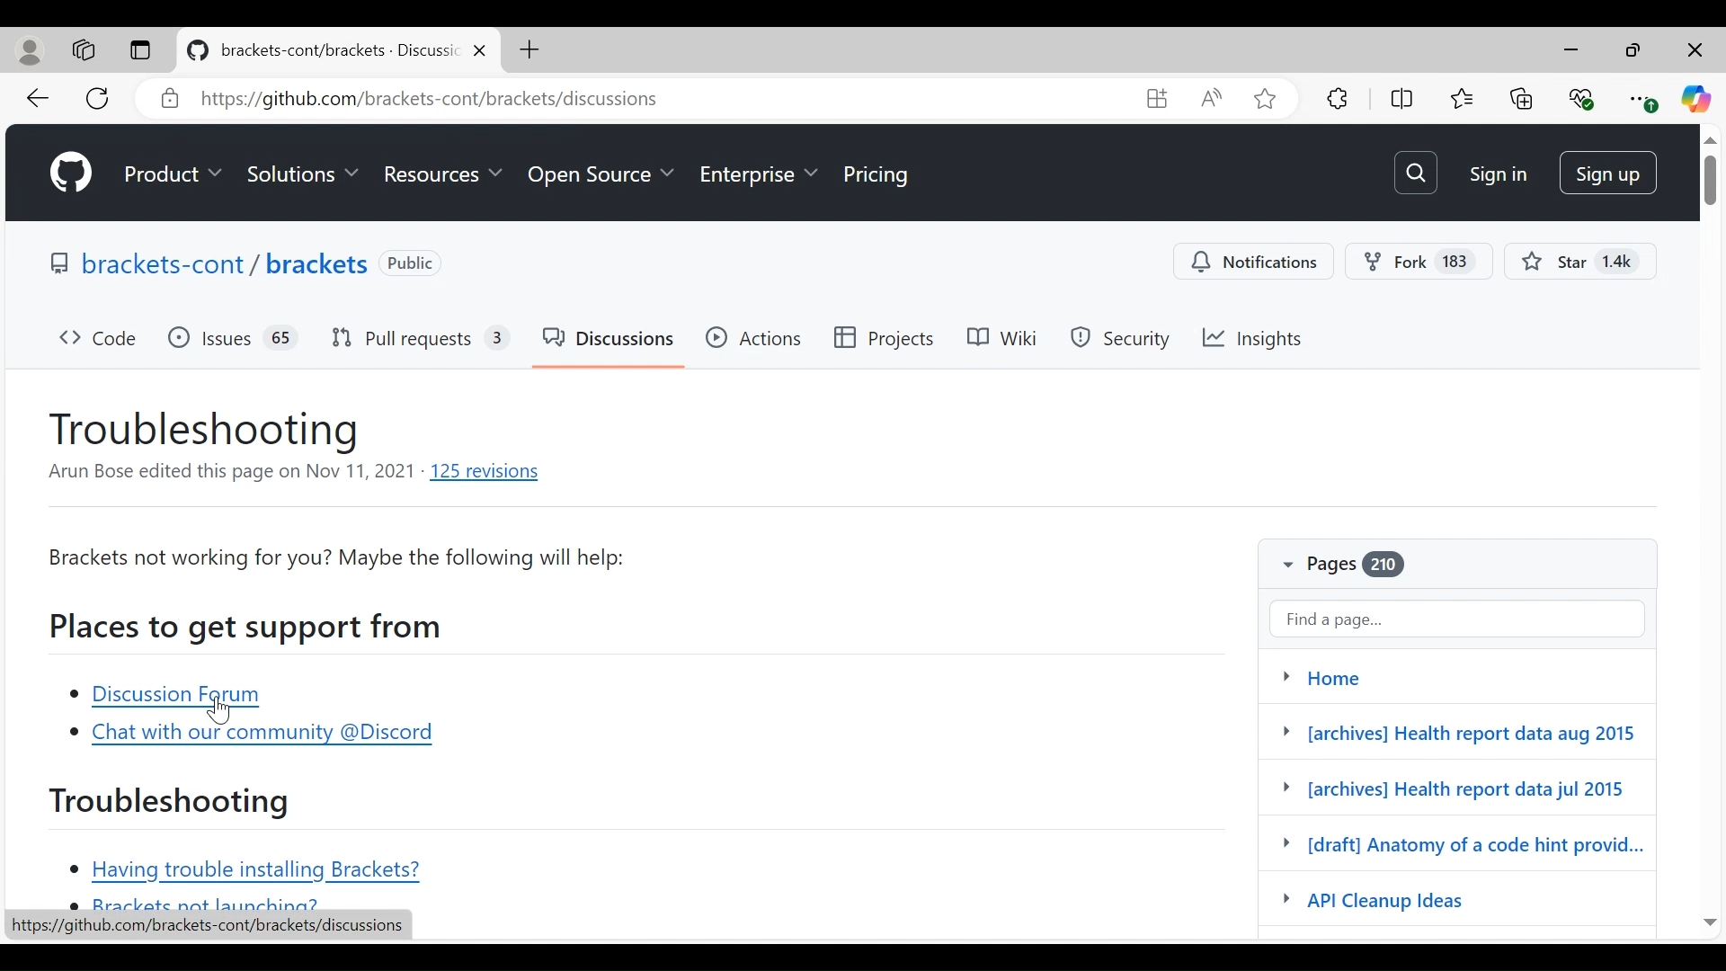 Image resolution: width=1726 pixels, height=971 pixels. I want to click on Brackets not launching?, so click(200, 904).